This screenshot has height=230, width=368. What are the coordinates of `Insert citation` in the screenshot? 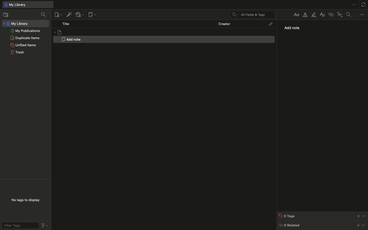 It's located at (340, 15).